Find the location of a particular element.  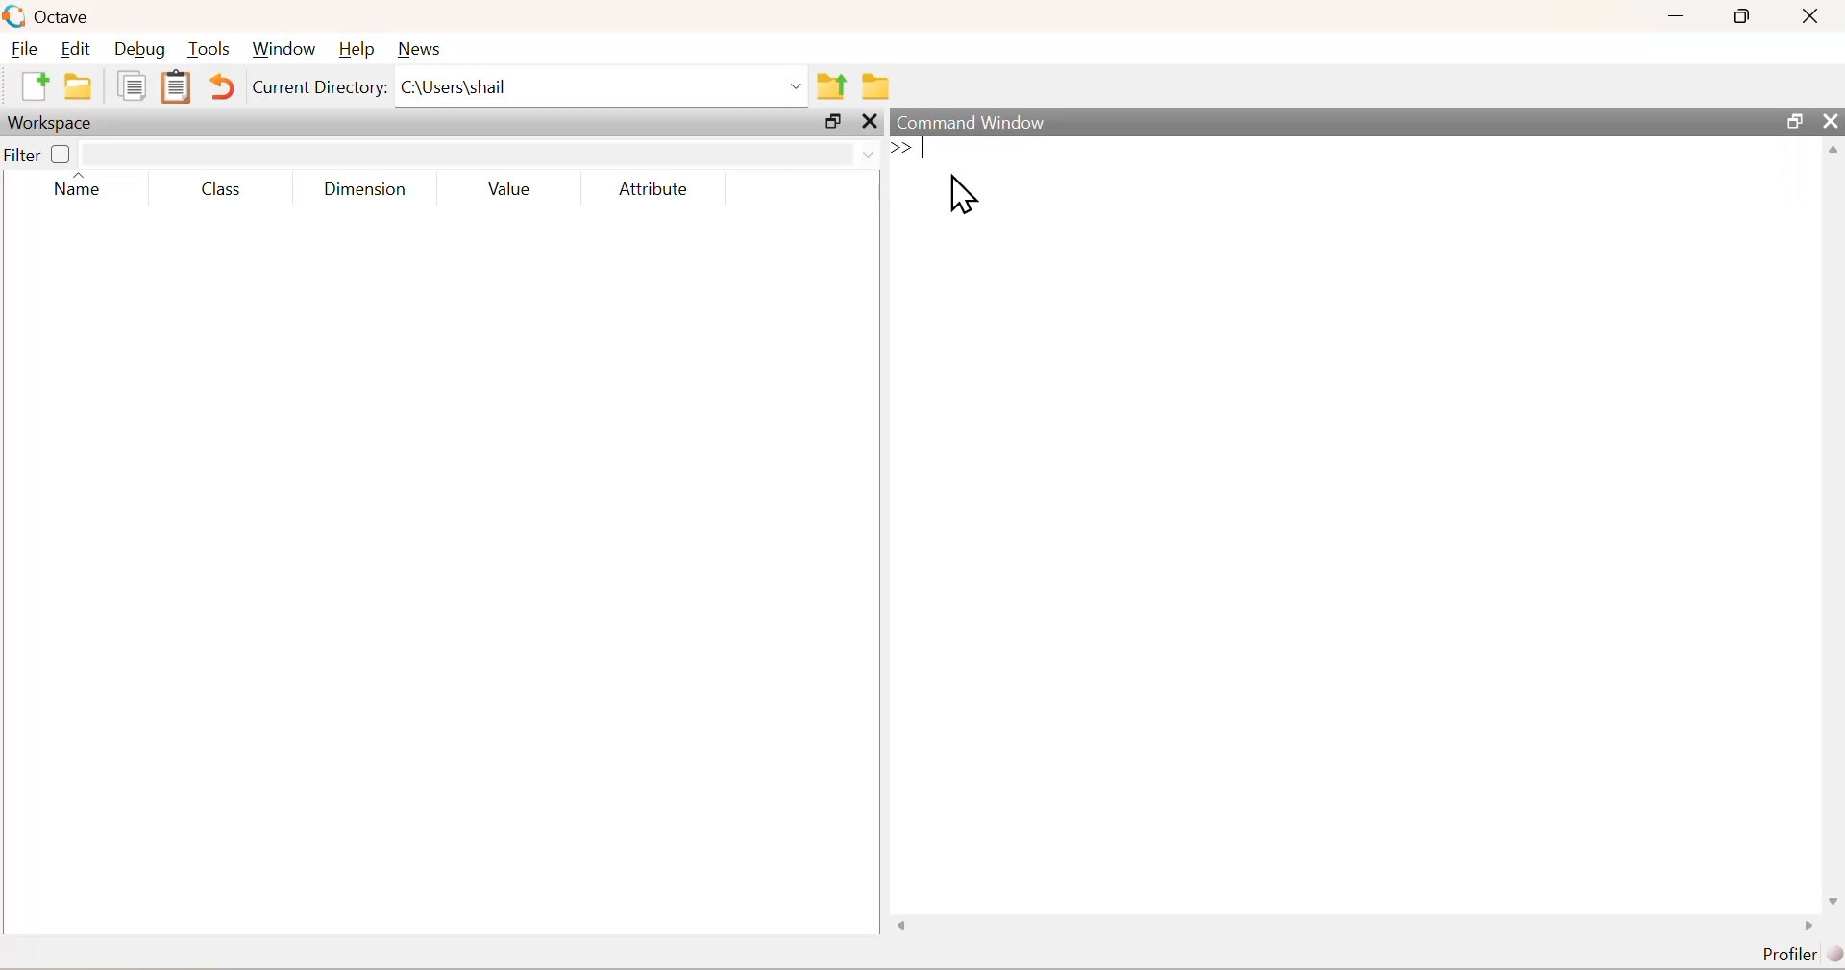

close is located at coordinates (1808, 16).